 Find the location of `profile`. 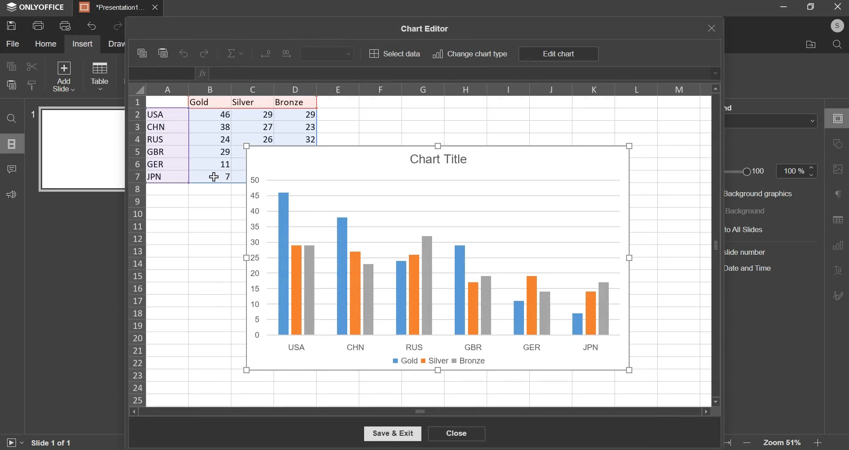

profile is located at coordinates (837, 25).